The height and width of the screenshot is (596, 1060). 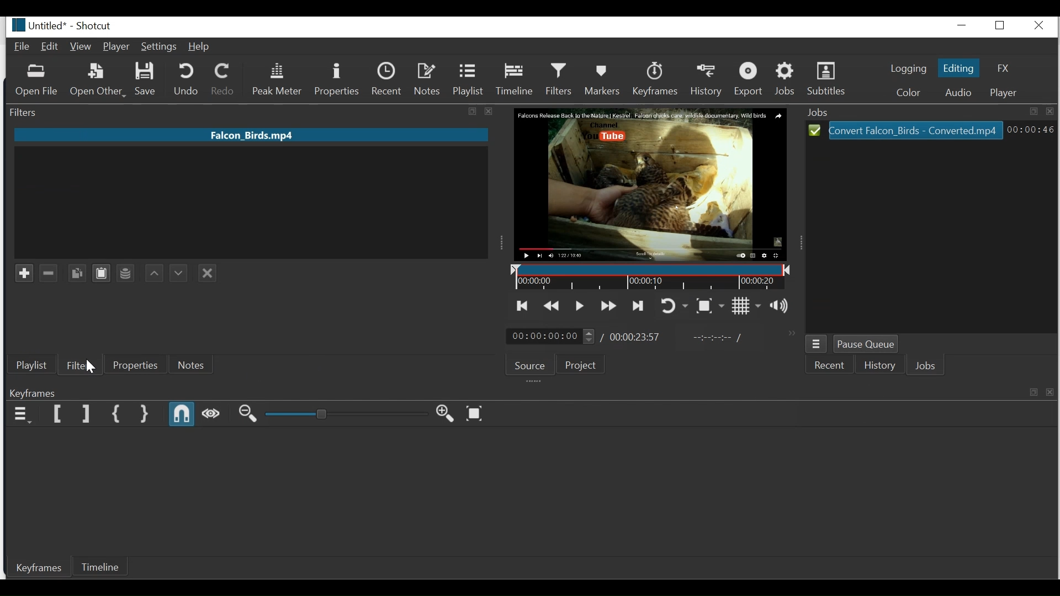 I want to click on File, so click(x=24, y=47).